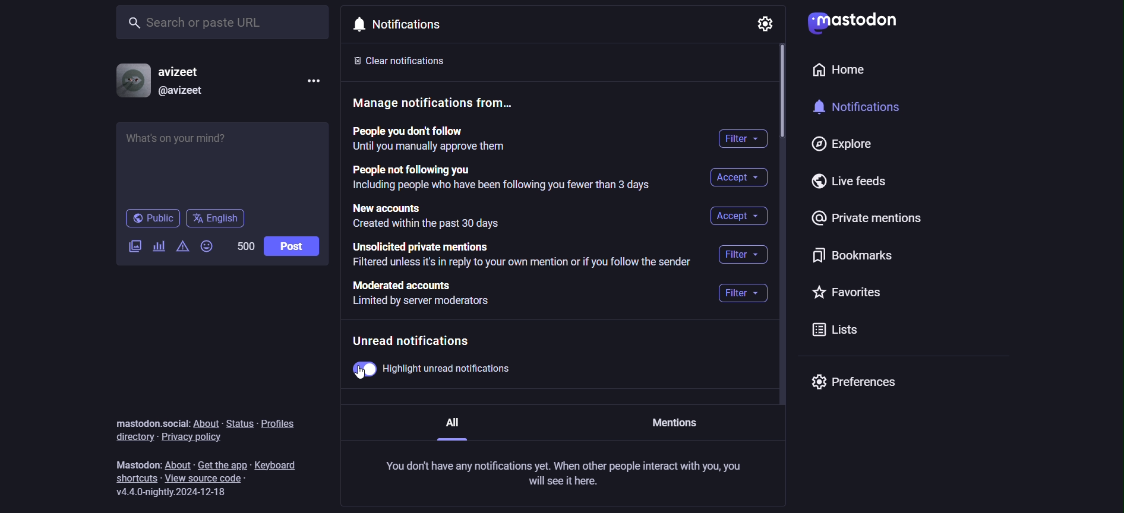 The height and width of the screenshot is (513, 1124). What do you see at coordinates (224, 162) in the screenshot?
I see `whats on your mind` at bounding box center [224, 162].